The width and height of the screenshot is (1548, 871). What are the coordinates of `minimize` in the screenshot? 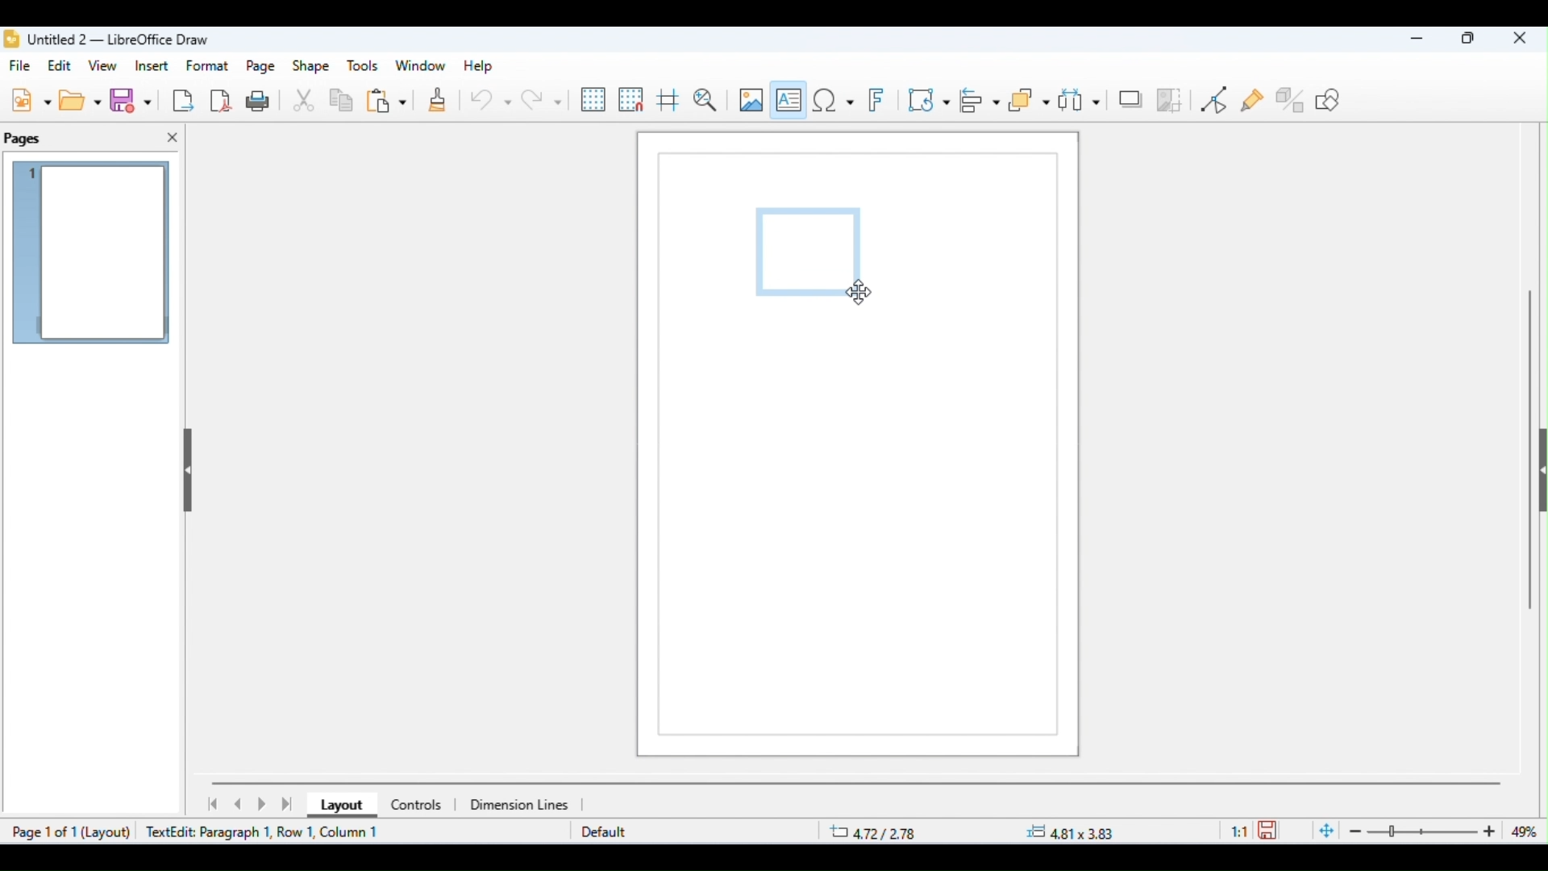 It's located at (1412, 41).